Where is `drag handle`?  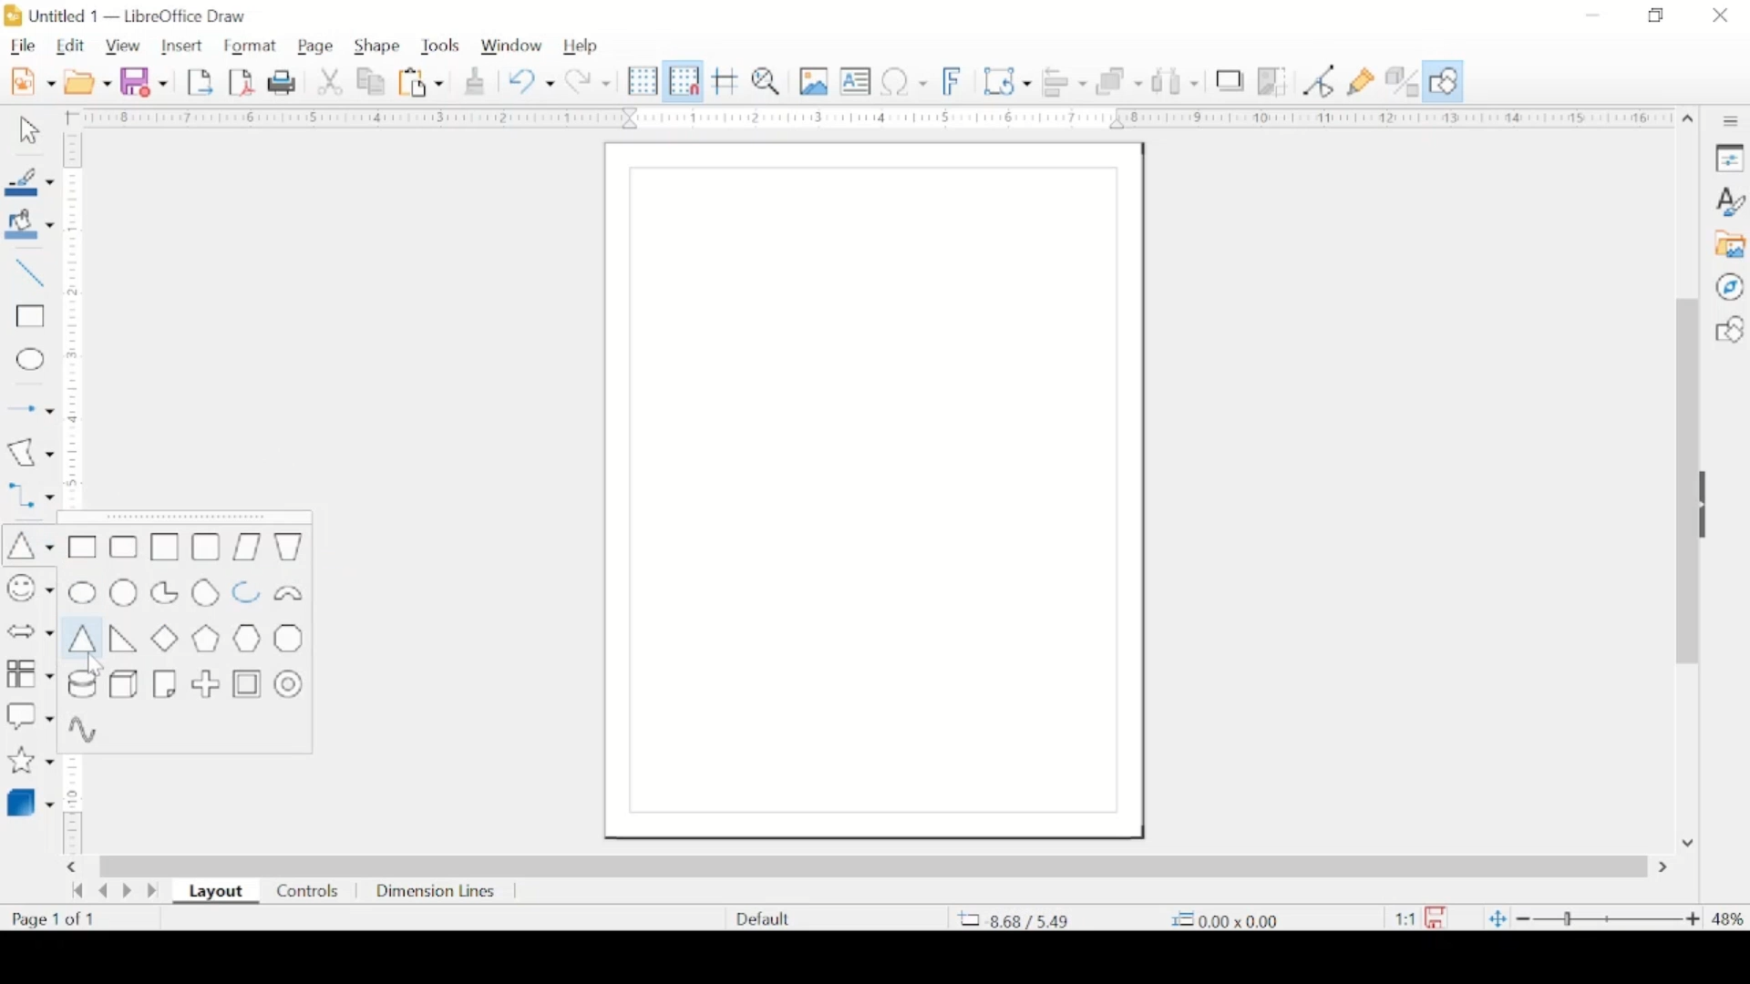
drag handle is located at coordinates (1710, 506).